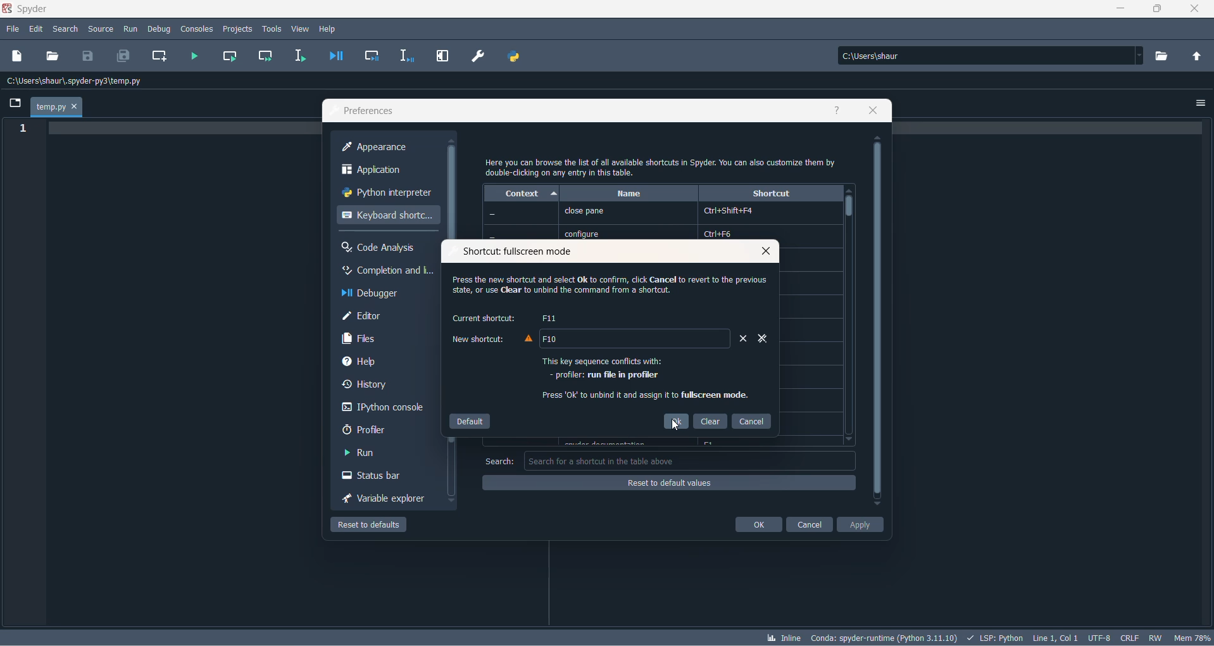  I want to click on memory usage, so click(1194, 638).